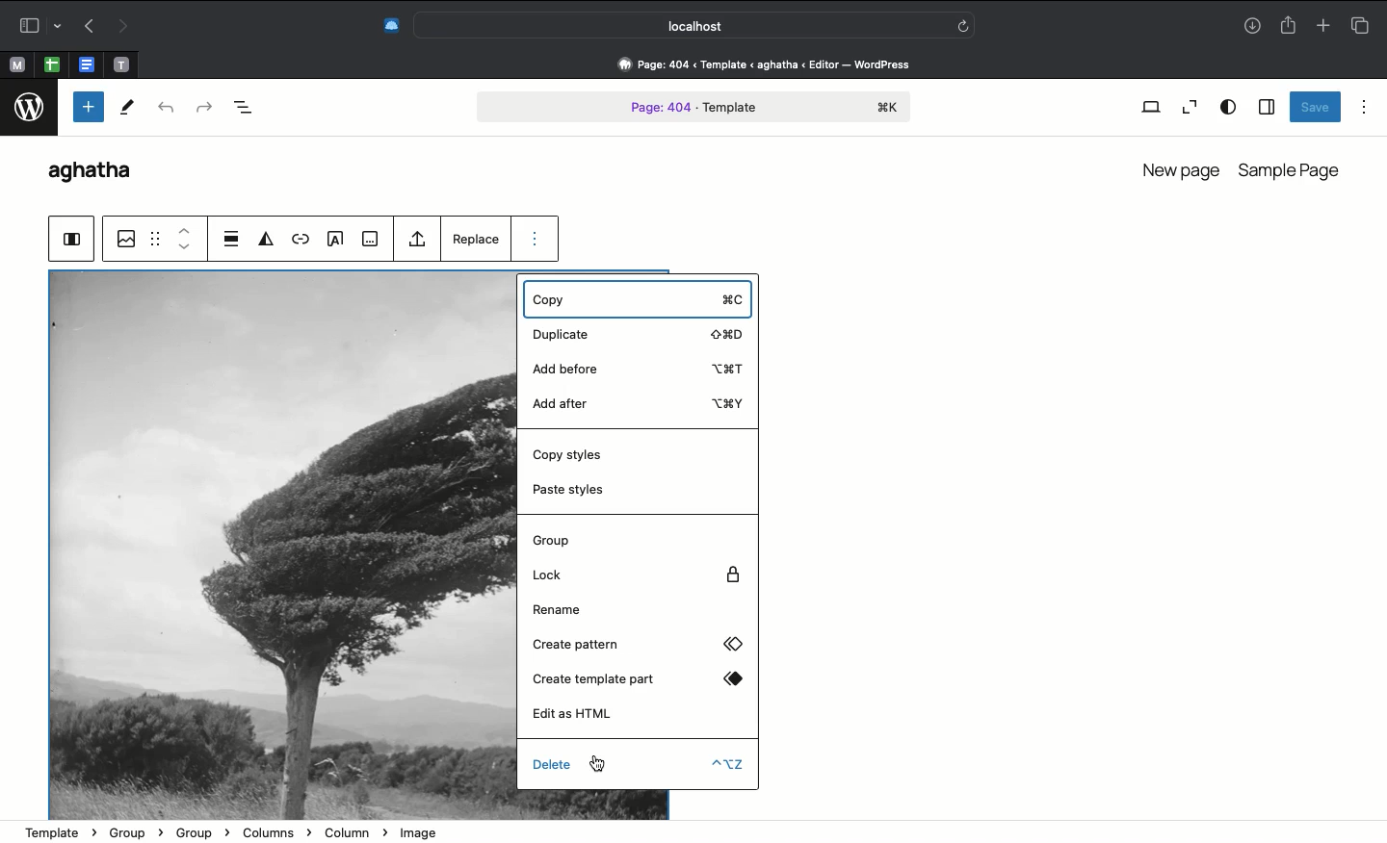 This screenshot has height=843, width=1387. Describe the element at coordinates (263, 238) in the screenshot. I see `Duotone` at that location.